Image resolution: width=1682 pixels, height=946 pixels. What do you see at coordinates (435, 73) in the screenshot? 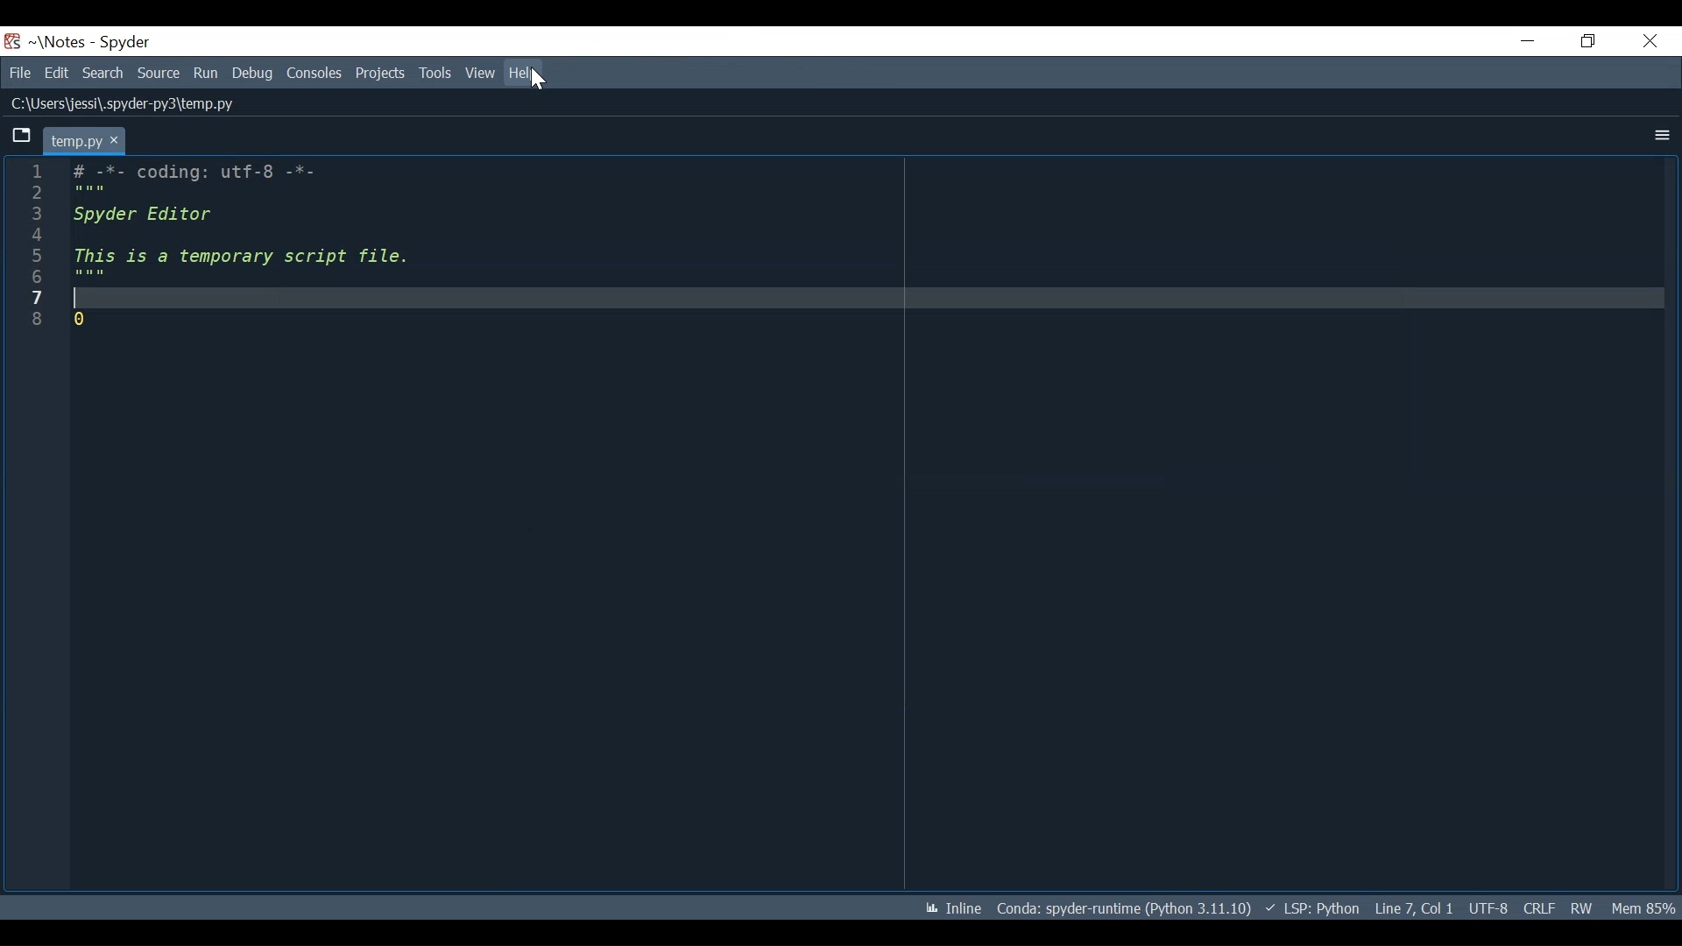
I see `Tools` at bounding box center [435, 73].